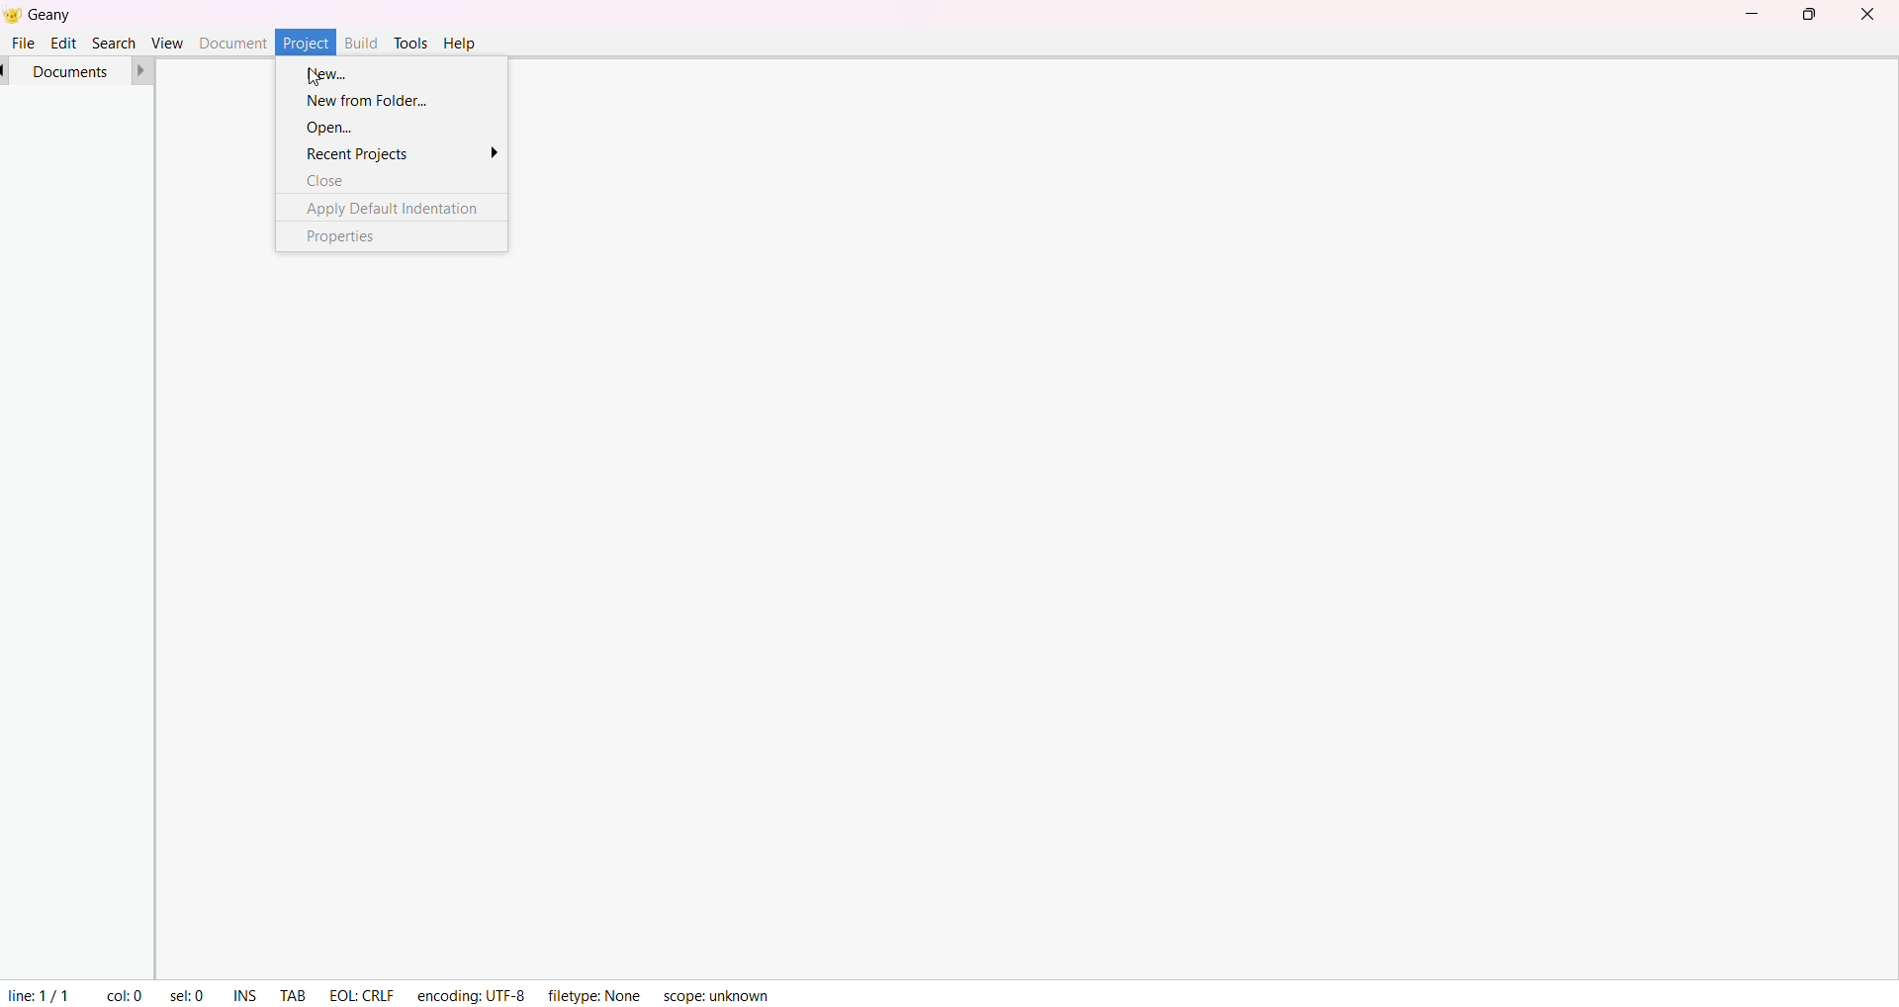 This screenshot has width=1899, height=1007. Describe the element at coordinates (327, 183) in the screenshot. I see `close` at that location.